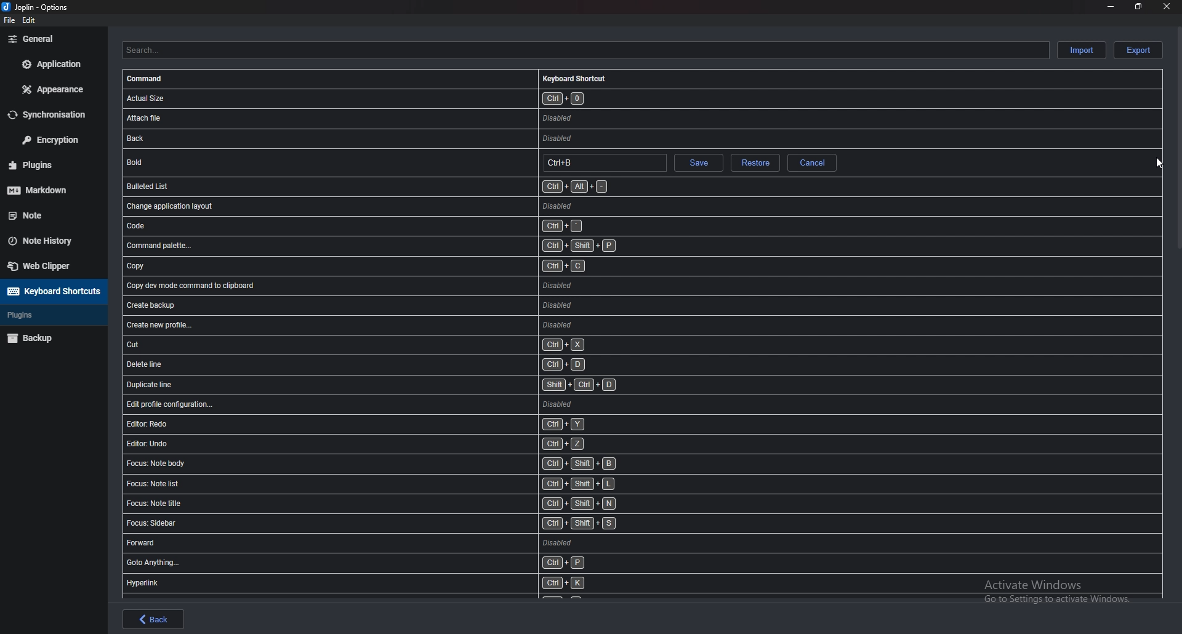 The image size is (1182, 634). I want to click on close, so click(1167, 6).